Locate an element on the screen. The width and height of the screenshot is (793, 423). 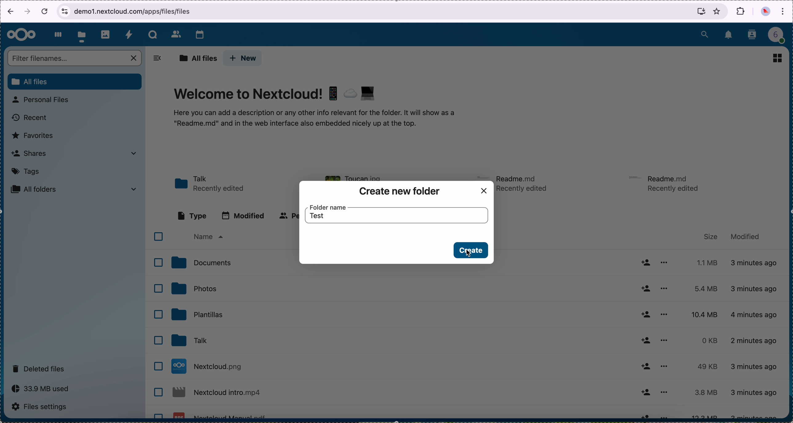
more options is located at coordinates (665, 364).